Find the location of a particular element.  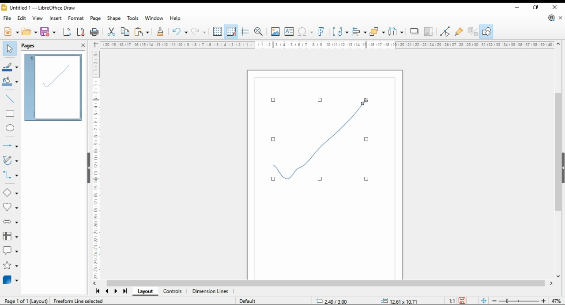

connectors is located at coordinates (10, 176).